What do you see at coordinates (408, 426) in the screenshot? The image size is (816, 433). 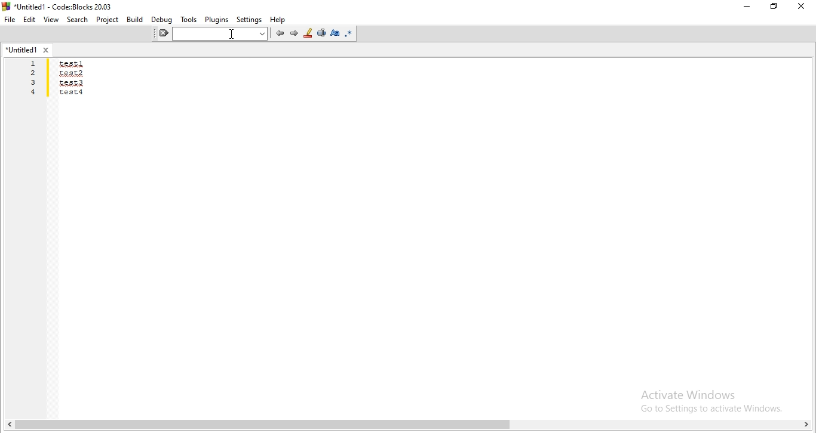 I see `scroll bar` at bounding box center [408, 426].